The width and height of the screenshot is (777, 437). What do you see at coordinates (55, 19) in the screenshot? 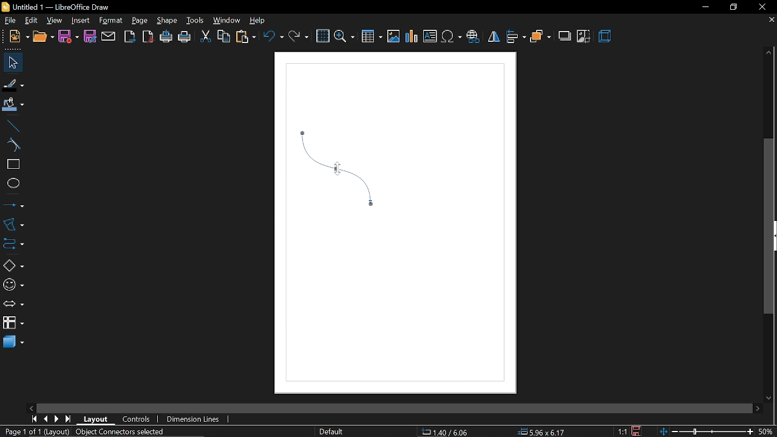
I see `view` at bounding box center [55, 19].